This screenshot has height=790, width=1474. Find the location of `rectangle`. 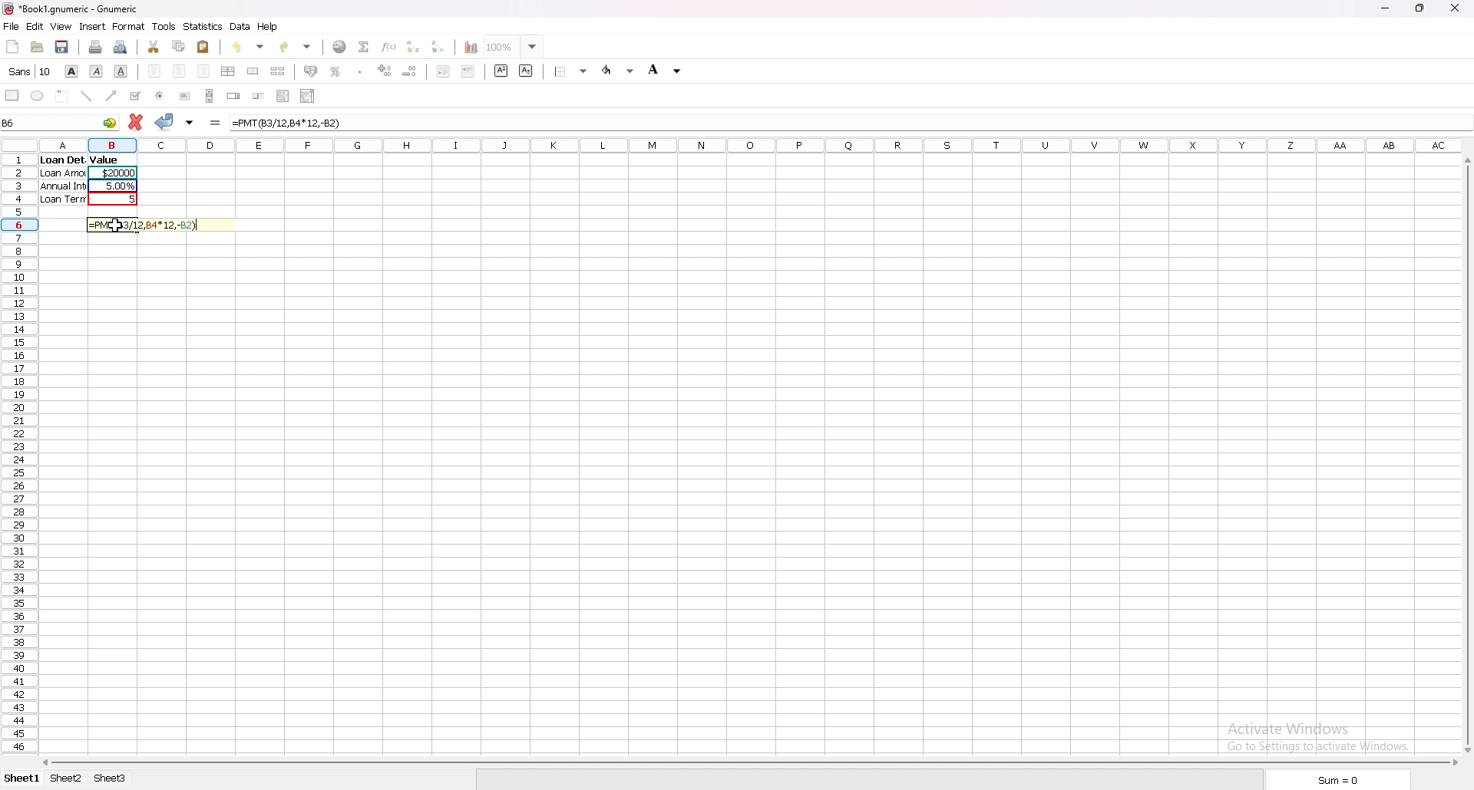

rectangle is located at coordinates (12, 94).